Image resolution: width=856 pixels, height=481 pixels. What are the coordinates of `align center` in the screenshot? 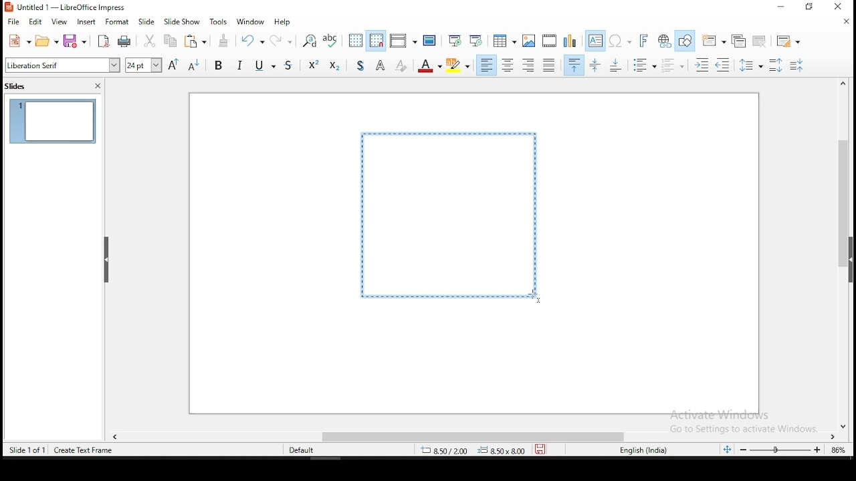 It's located at (508, 65).